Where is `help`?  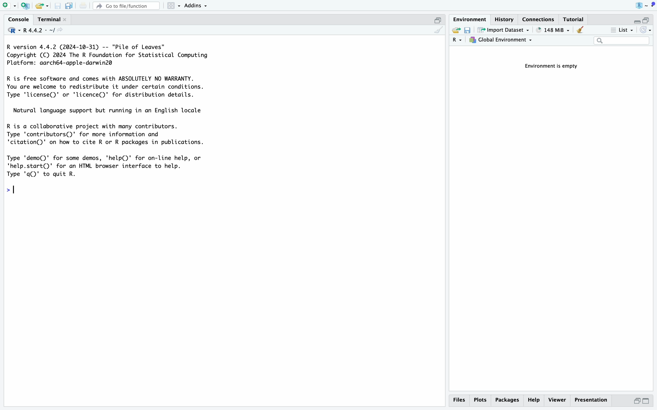
help is located at coordinates (533, 401).